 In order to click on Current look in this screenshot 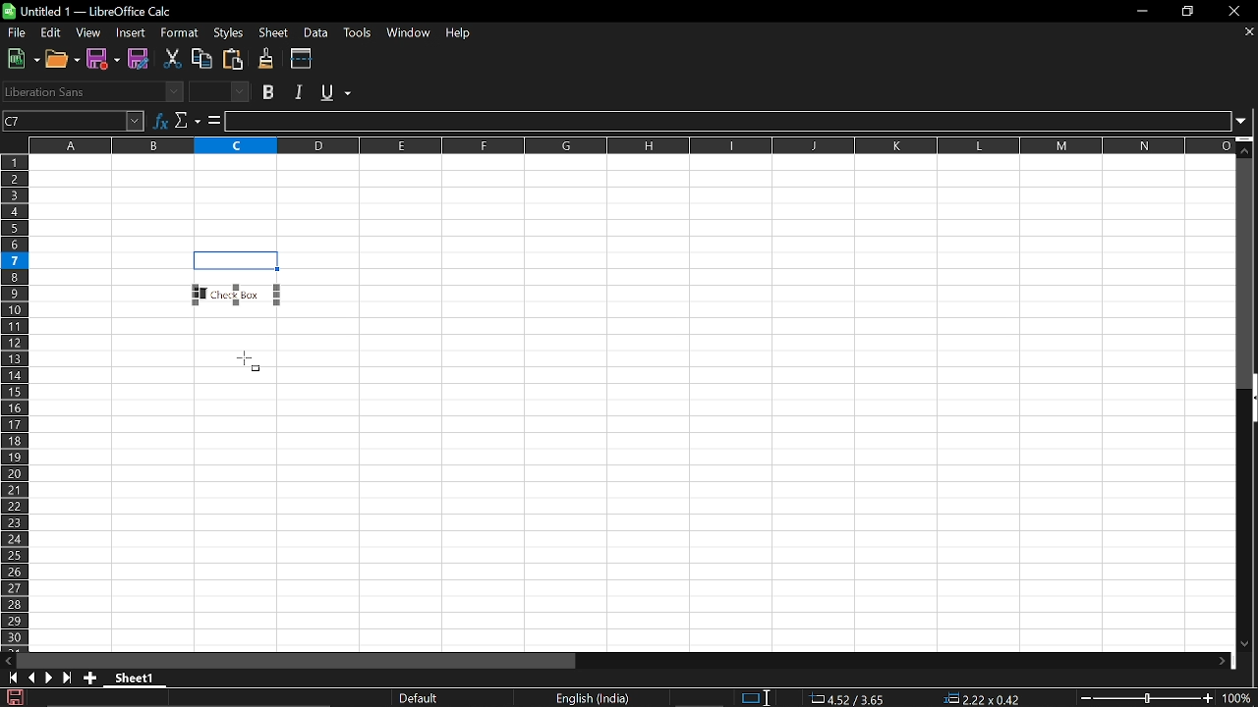, I will do `click(421, 698)`.